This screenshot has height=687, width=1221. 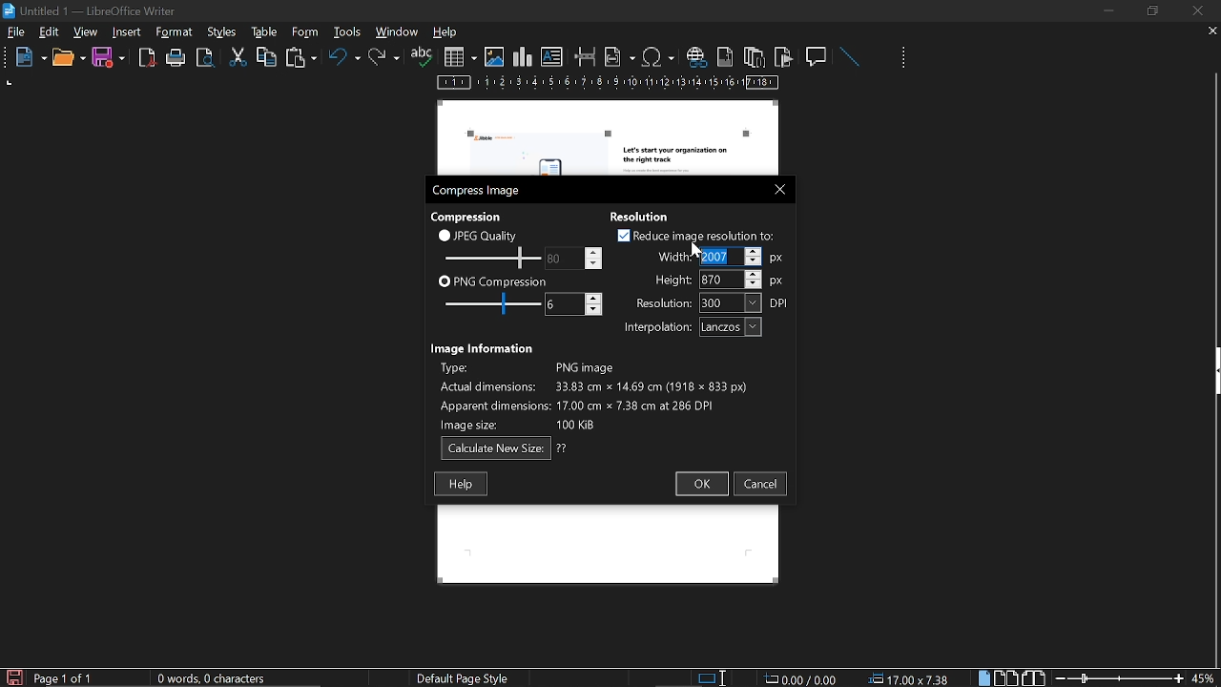 What do you see at coordinates (505, 448) in the screenshot?
I see `calculate new size` at bounding box center [505, 448].